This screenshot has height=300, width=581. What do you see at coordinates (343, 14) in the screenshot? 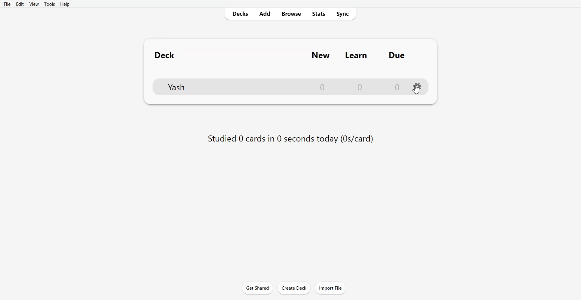
I see `Sync` at bounding box center [343, 14].